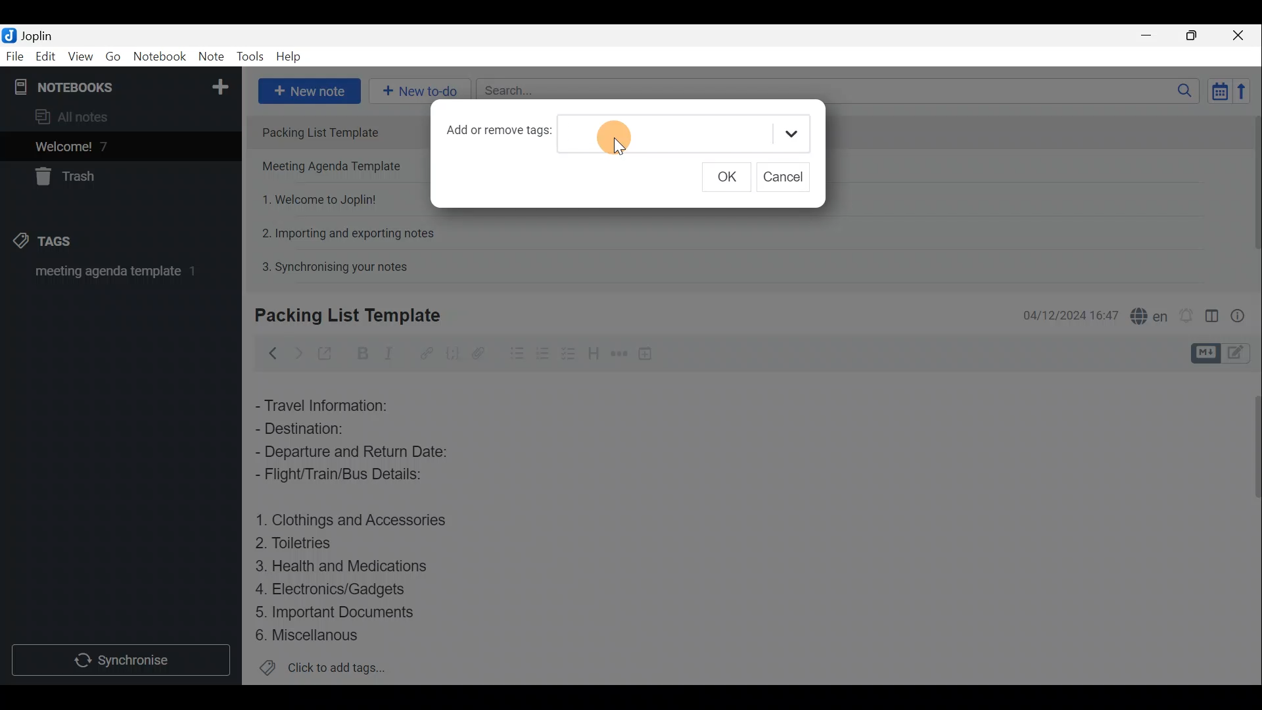 Image resolution: width=1262 pixels, height=710 pixels. What do you see at coordinates (570, 353) in the screenshot?
I see `Numbered list` at bounding box center [570, 353].